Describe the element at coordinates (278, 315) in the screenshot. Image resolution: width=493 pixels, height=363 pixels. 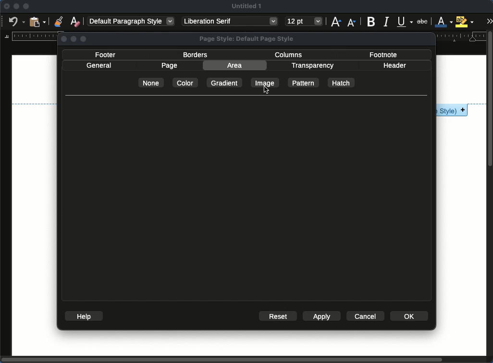
I see `reset` at that location.